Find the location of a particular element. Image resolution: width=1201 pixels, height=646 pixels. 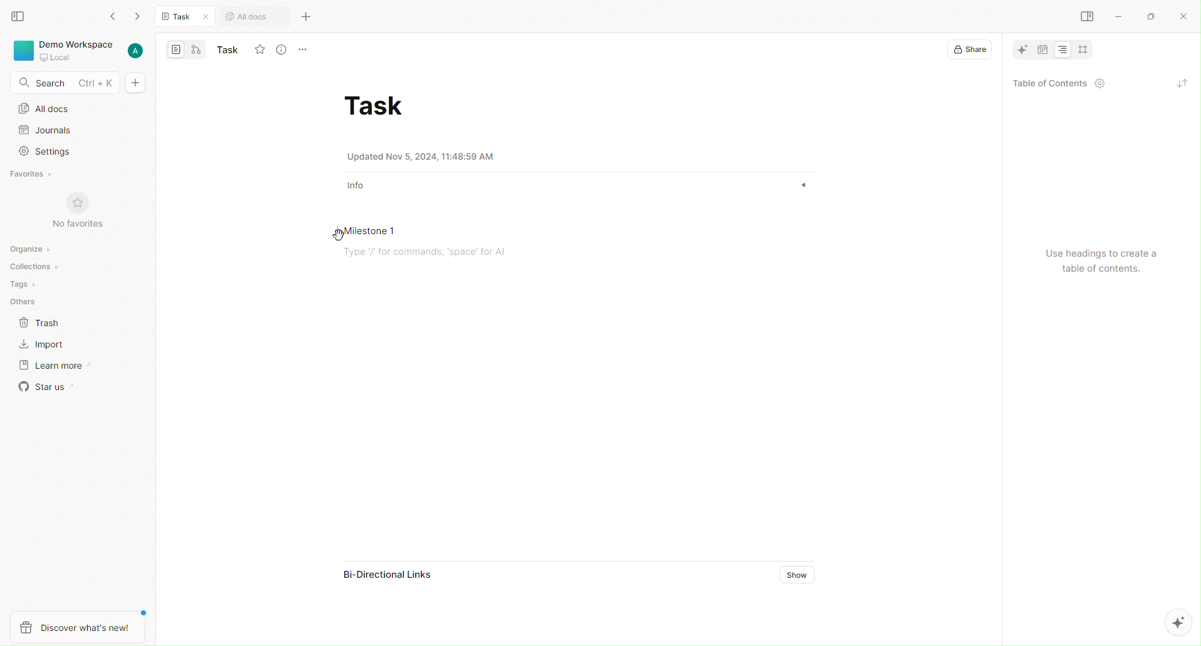

View is located at coordinates (16, 17).